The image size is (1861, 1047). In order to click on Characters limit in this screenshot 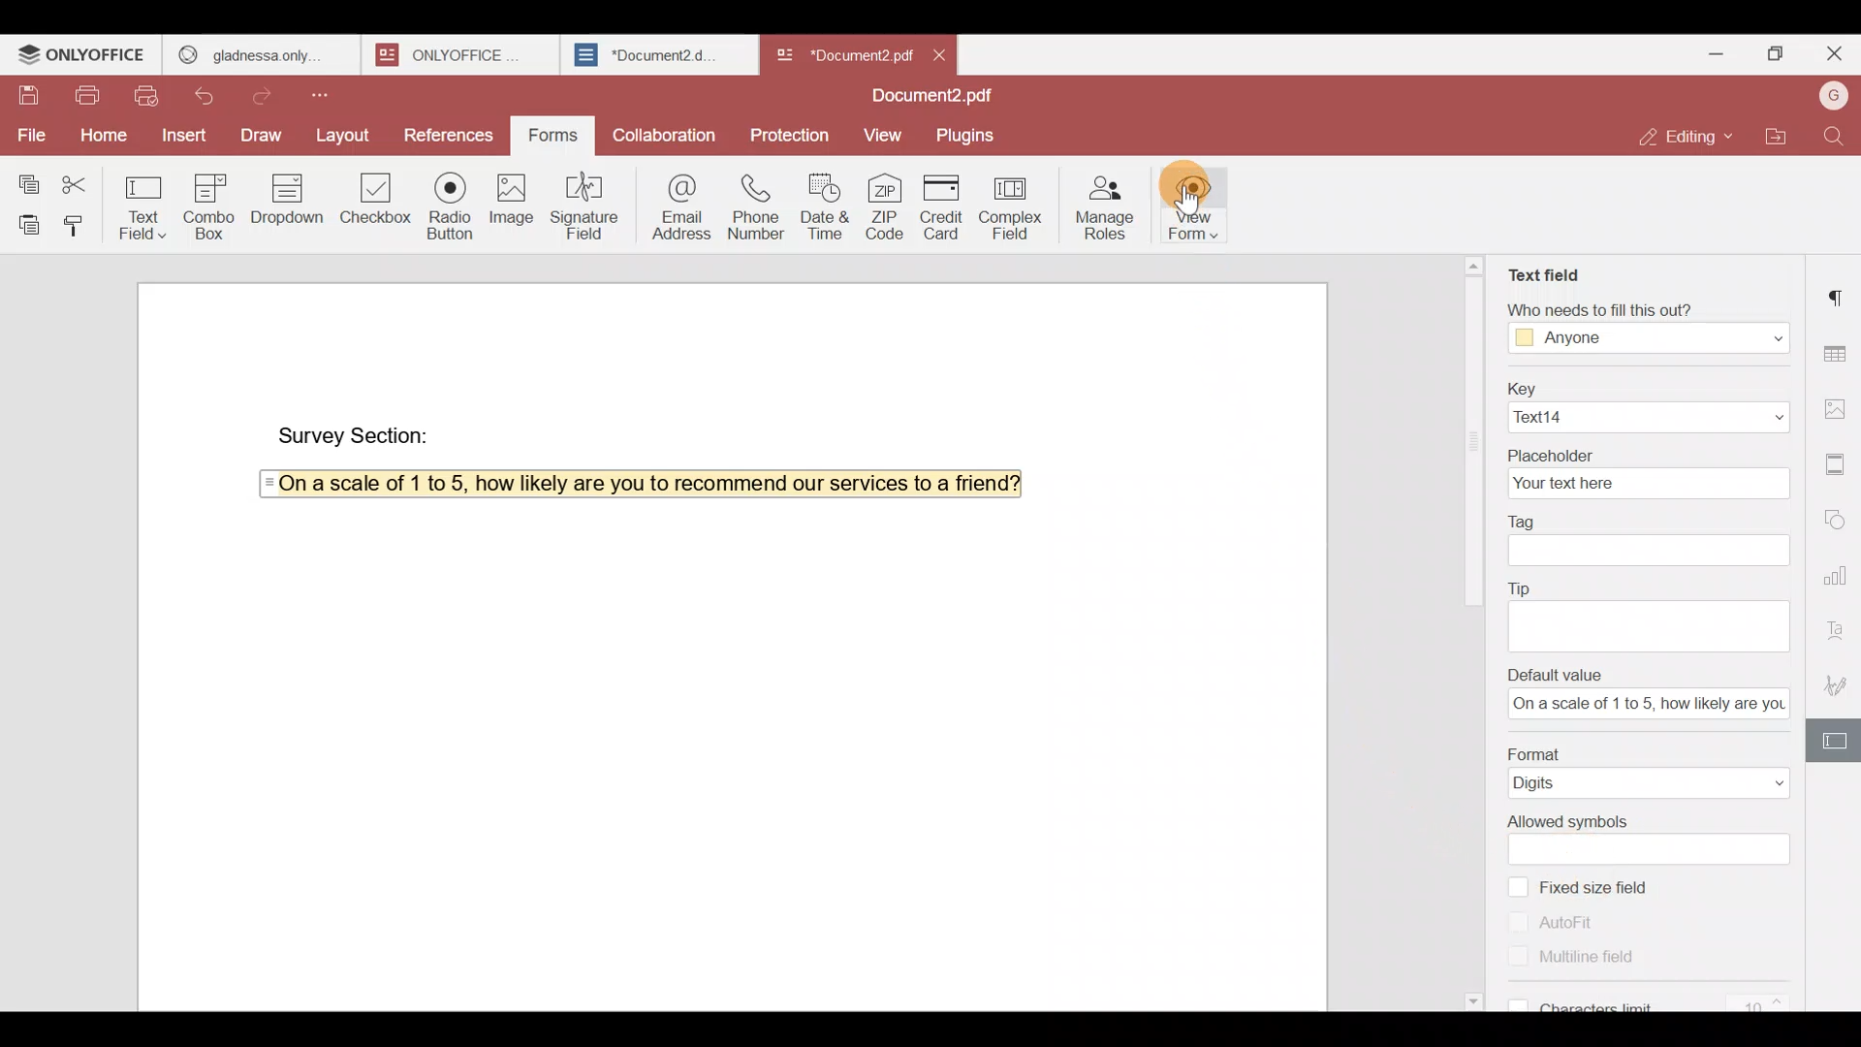, I will do `click(1656, 1000)`.